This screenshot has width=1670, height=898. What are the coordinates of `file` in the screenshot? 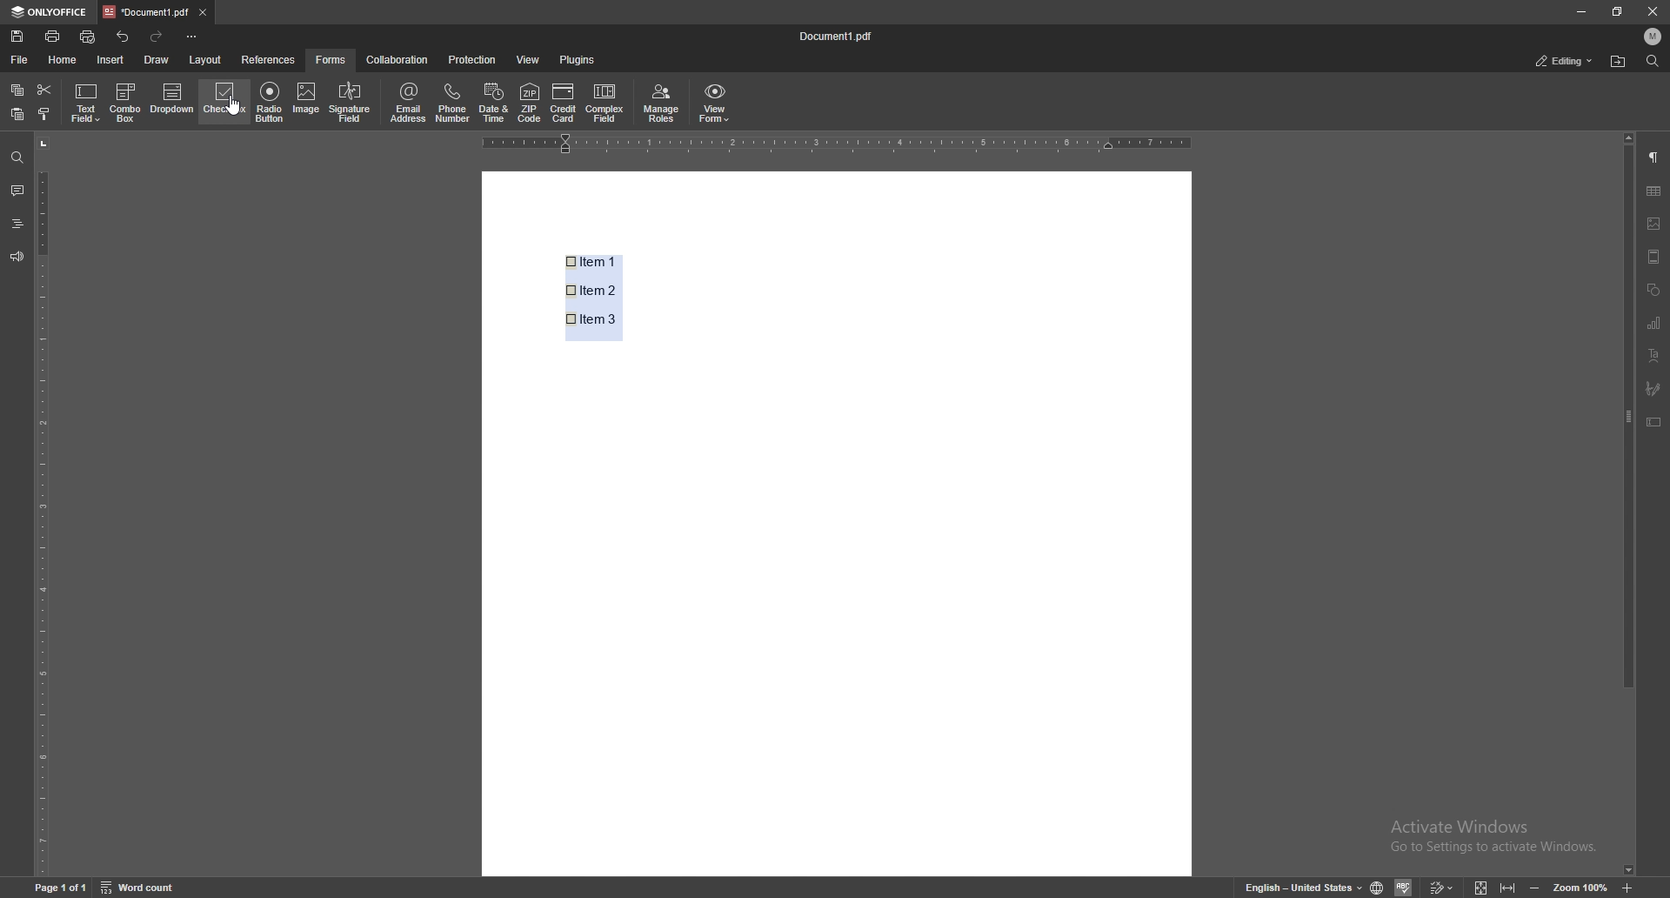 It's located at (21, 60).